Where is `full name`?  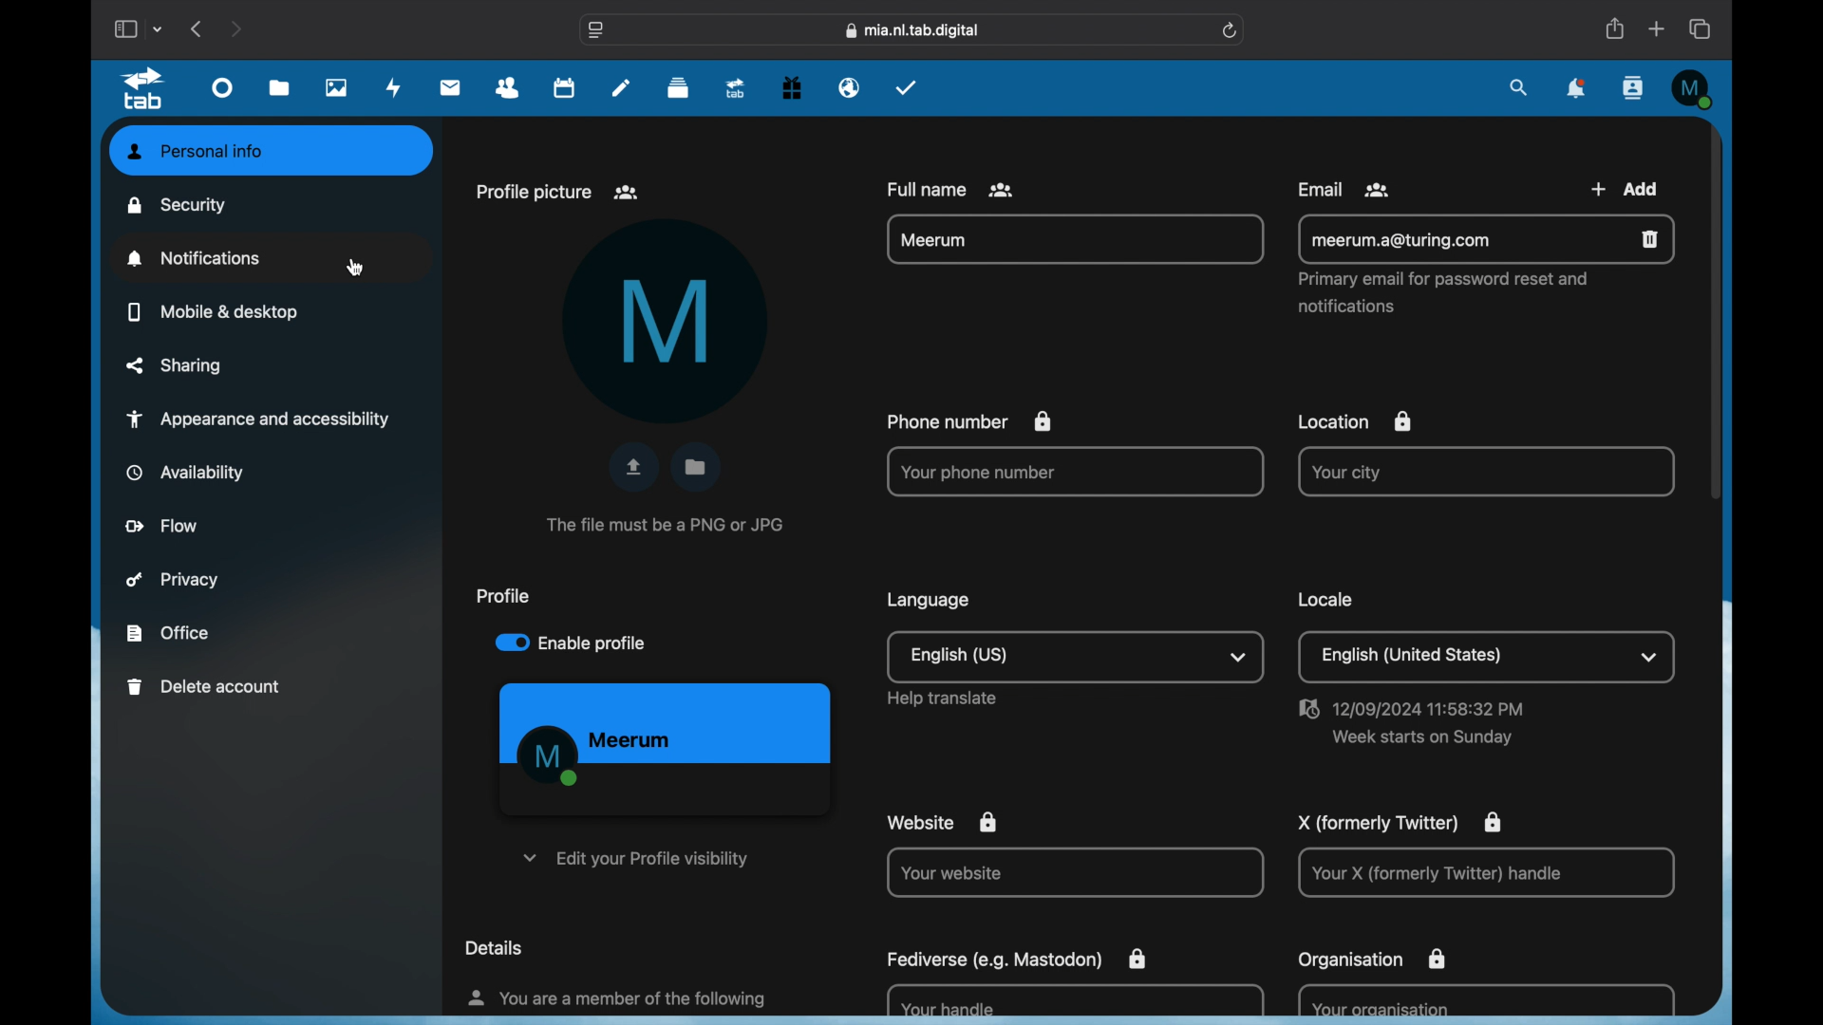 full name is located at coordinates (950, 189).